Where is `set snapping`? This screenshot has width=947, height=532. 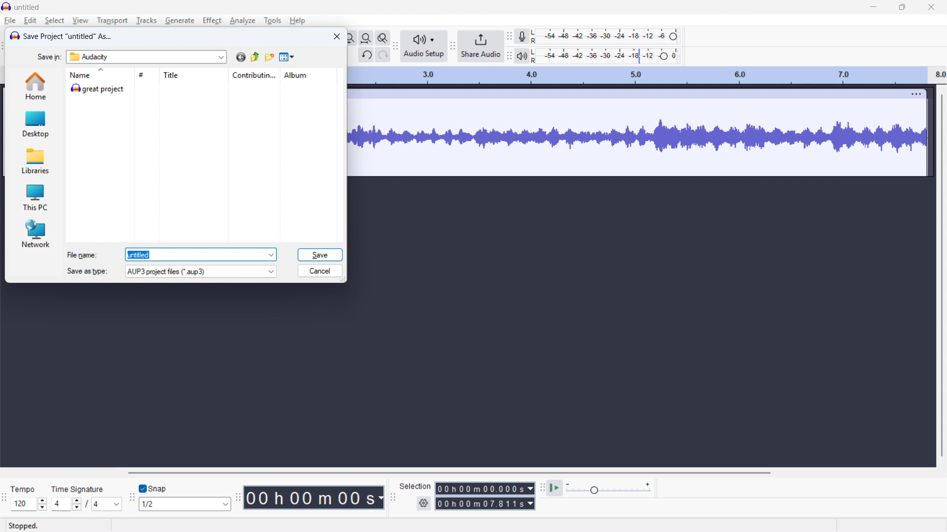
set snapping is located at coordinates (185, 504).